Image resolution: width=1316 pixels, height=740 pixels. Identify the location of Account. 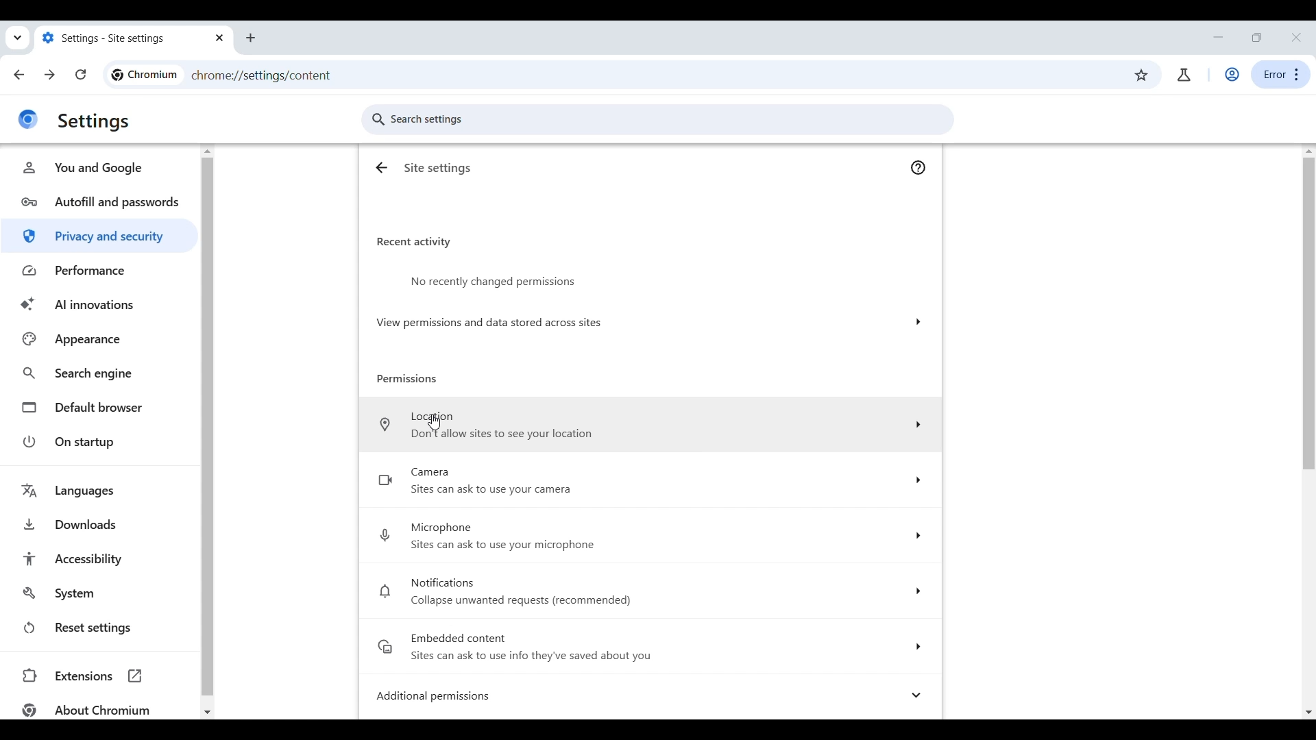
(1232, 75).